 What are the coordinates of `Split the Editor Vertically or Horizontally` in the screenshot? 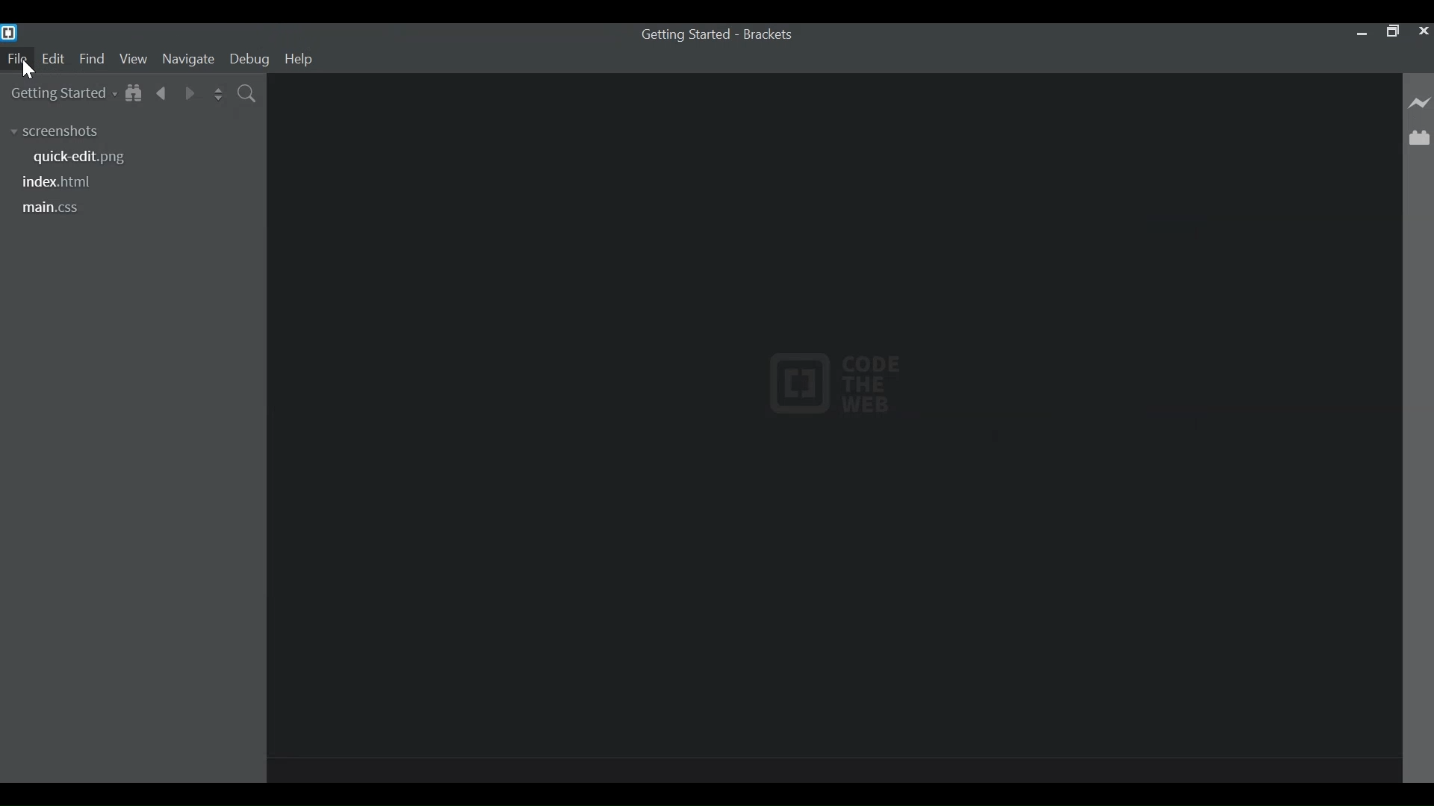 It's located at (217, 93).